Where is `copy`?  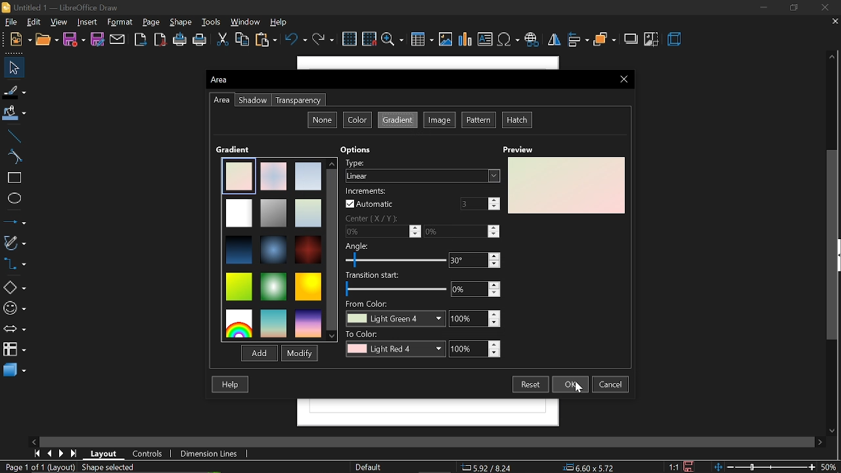 copy is located at coordinates (243, 40).